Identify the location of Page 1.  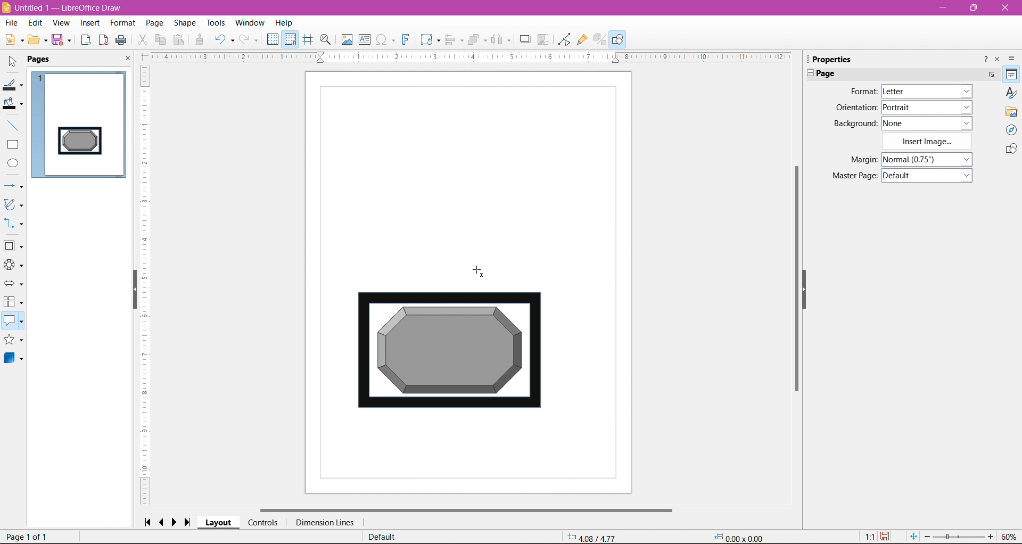
(80, 121).